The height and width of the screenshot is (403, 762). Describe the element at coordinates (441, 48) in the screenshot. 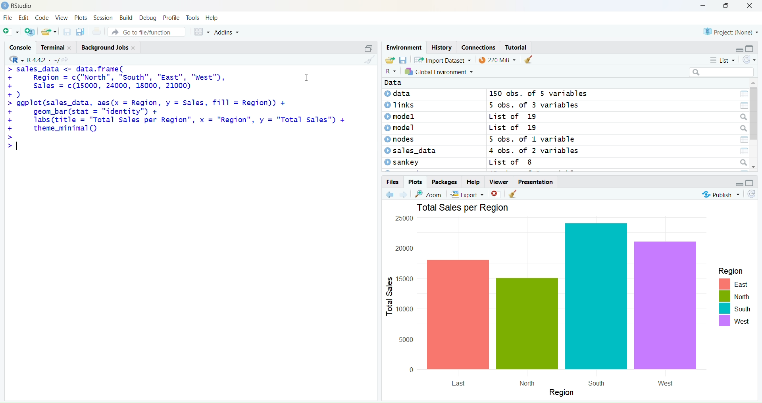

I see `History` at that location.